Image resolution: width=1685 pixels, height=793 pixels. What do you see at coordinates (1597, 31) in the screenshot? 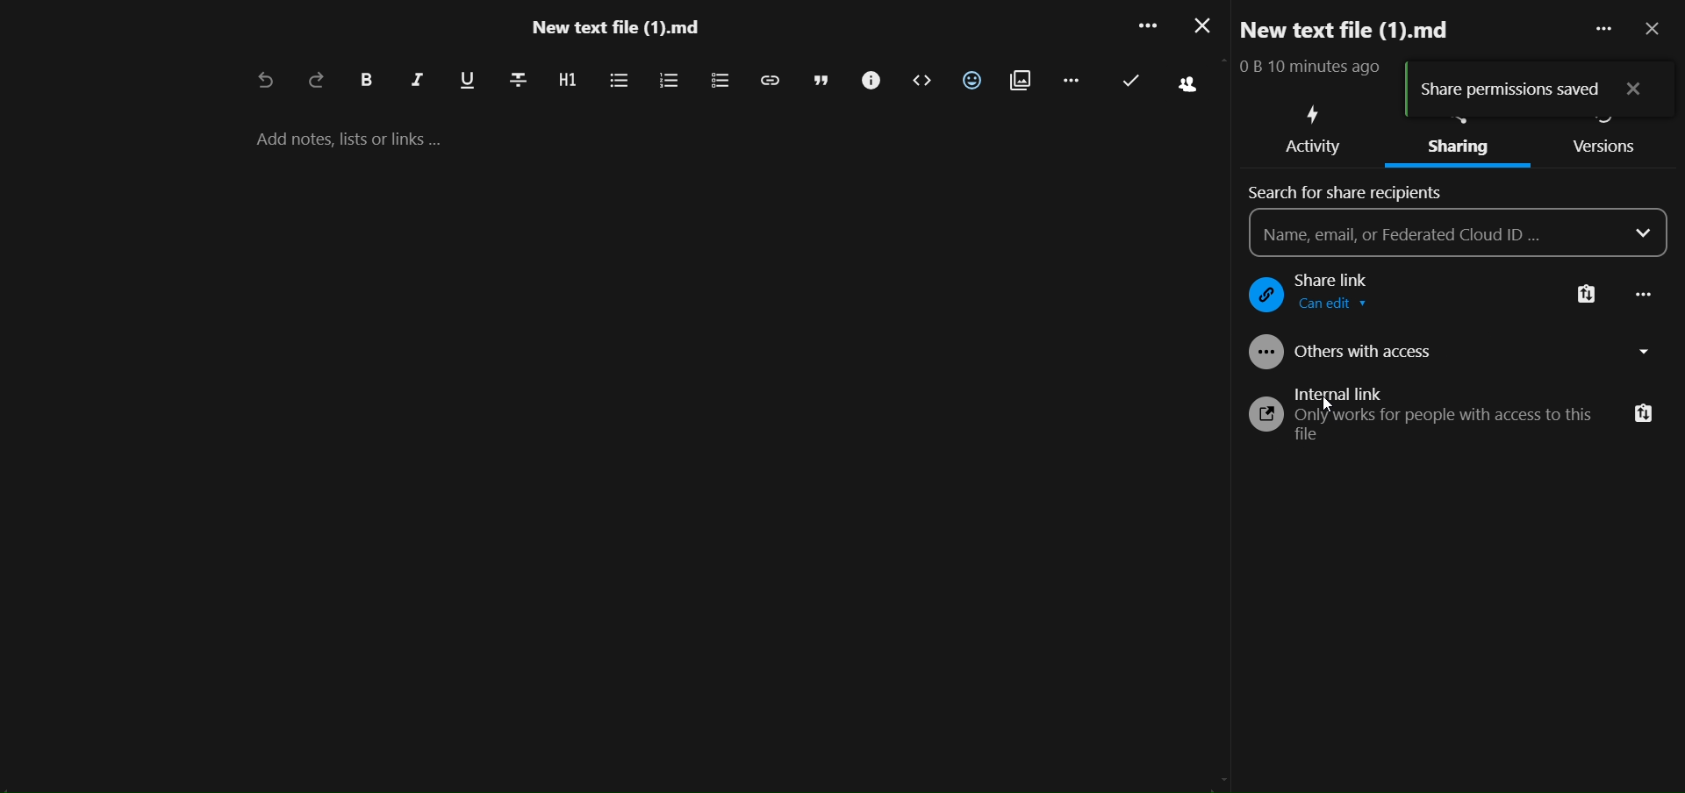
I see `more` at bounding box center [1597, 31].